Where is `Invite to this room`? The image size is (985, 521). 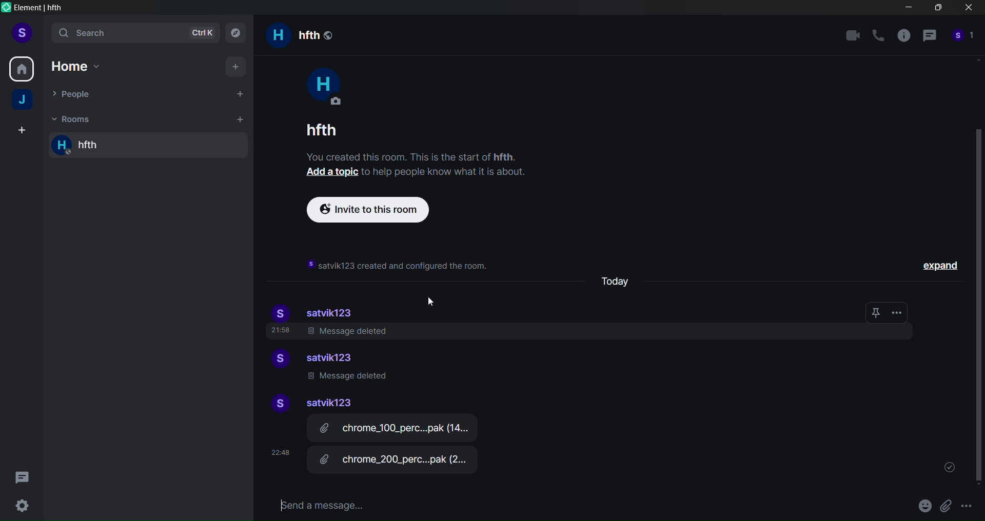
Invite to this room is located at coordinates (367, 210).